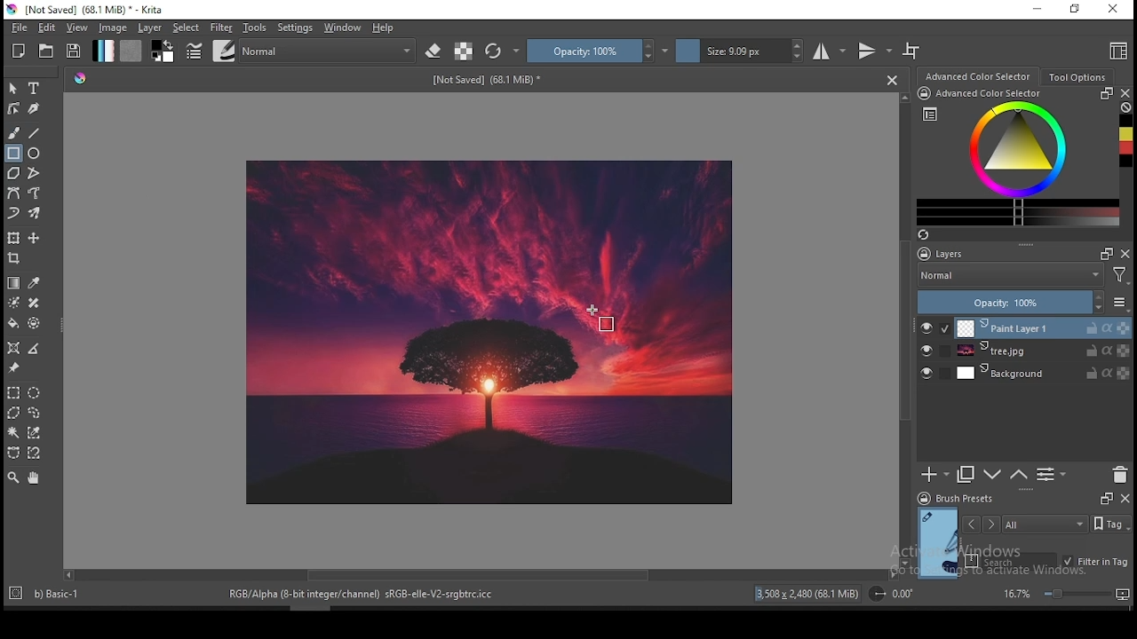 This screenshot has width=1137, height=639. I want to click on close docker, so click(1125, 499).